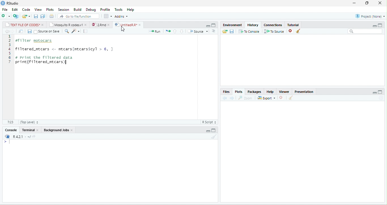 The width and height of the screenshot is (387, 205). Describe the element at coordinates (118, 10) in the screenshot. I see `Tools` at that location.